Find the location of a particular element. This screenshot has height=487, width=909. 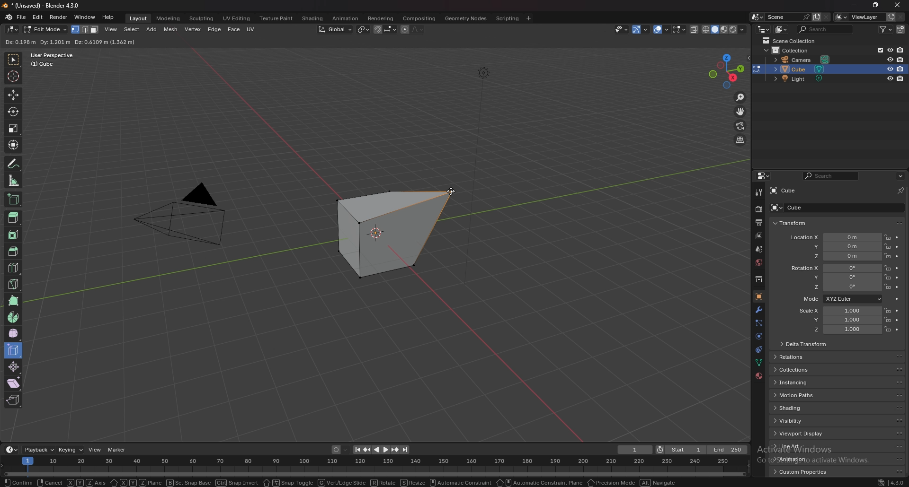

viewlayer is located at coordinates (858, 17).